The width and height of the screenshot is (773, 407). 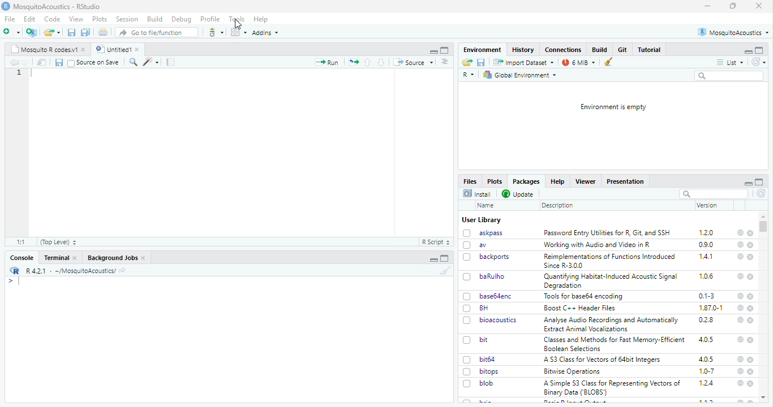 What do you see at coordinates (434, 260) in the screenshot?
I see `minimise` at bounding box center [434, 260].